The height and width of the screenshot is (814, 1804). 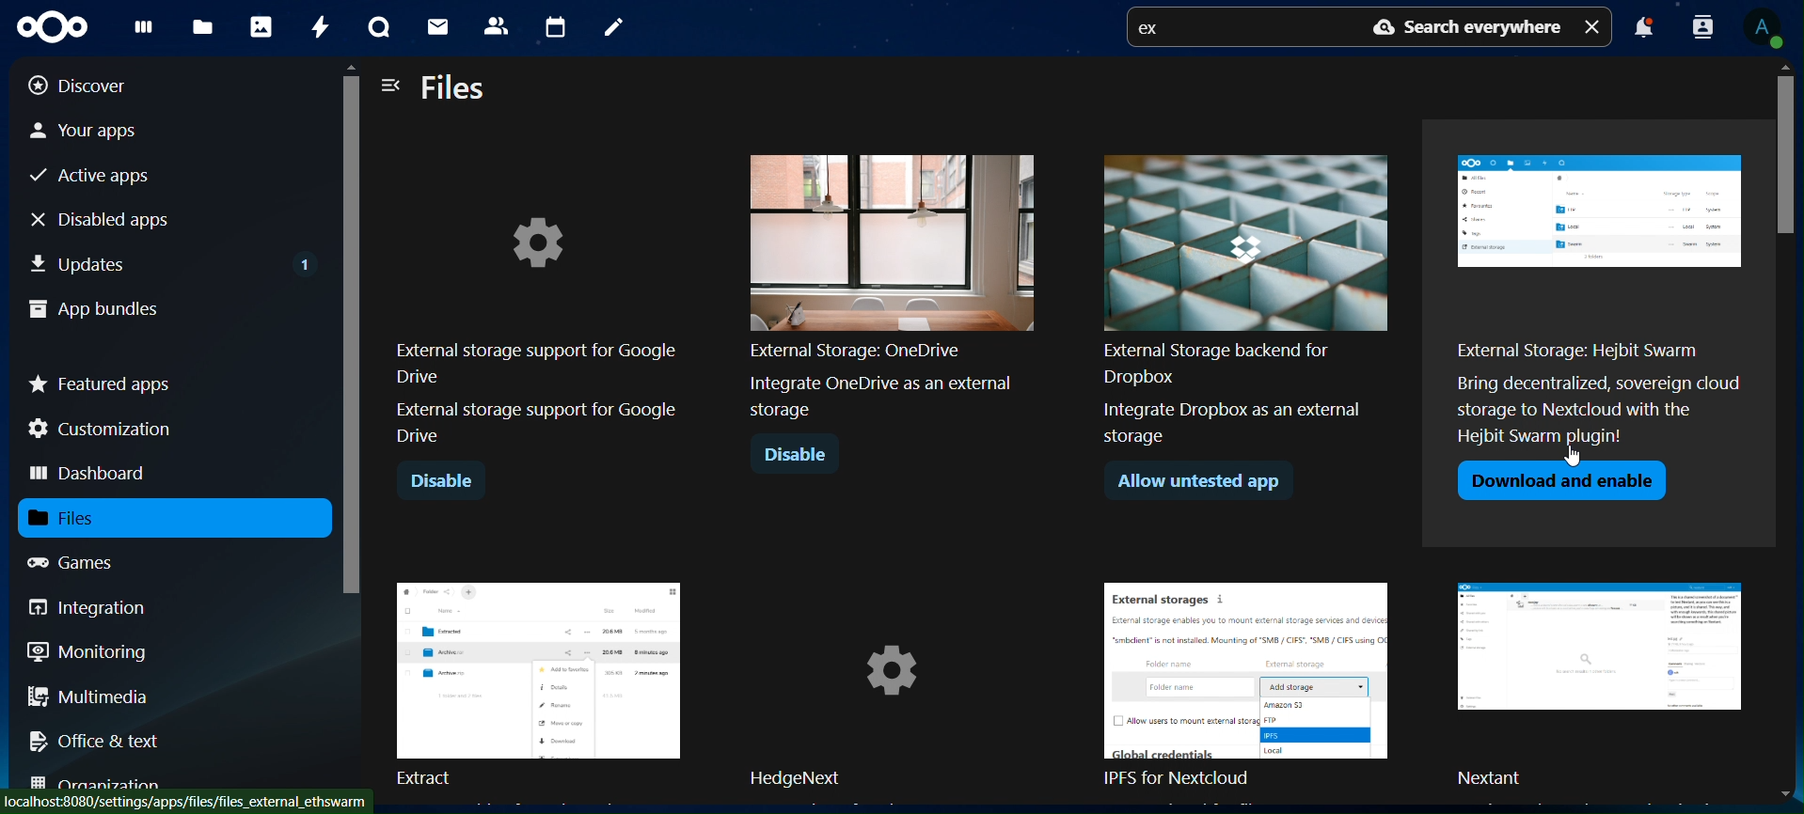 I want to click on files, so click(x=87, y=518).